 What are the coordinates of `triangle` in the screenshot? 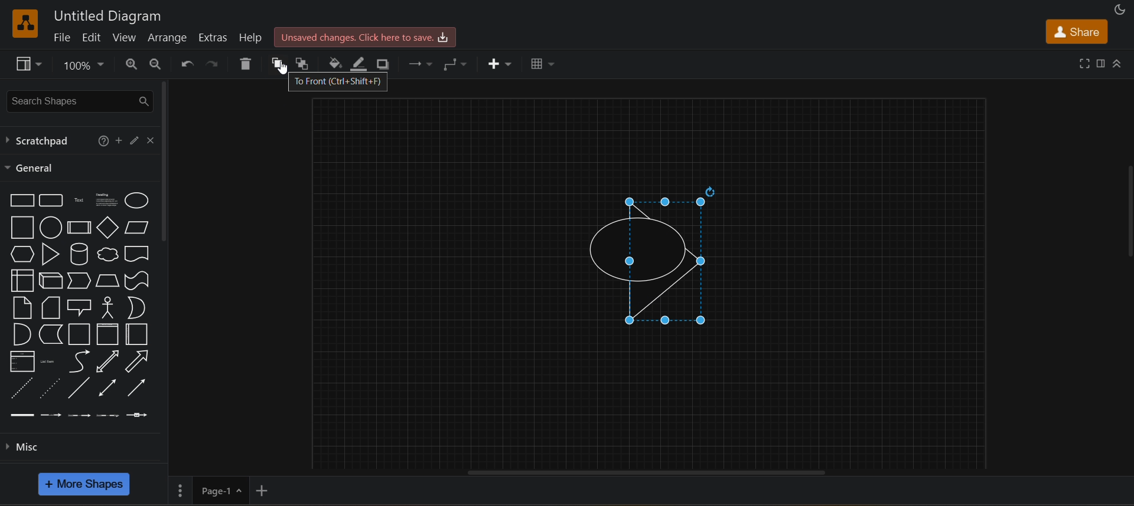 It's located at (50, 255).